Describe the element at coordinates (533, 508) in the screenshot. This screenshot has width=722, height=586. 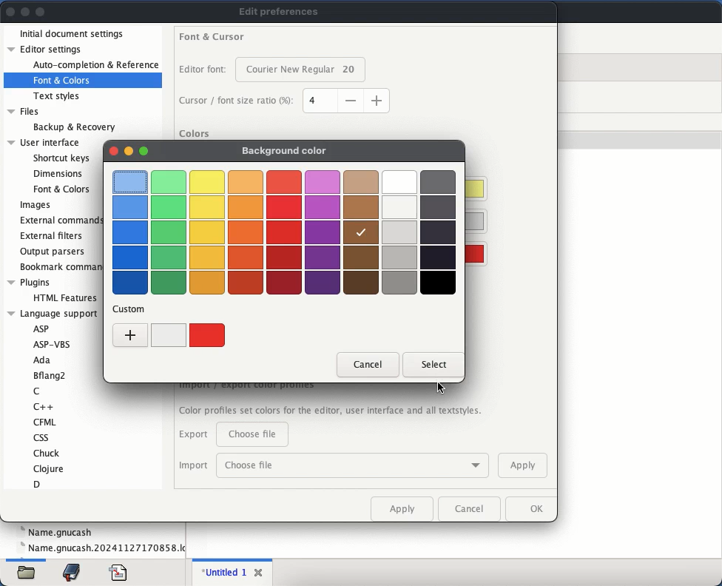
I see `ok` at that location.